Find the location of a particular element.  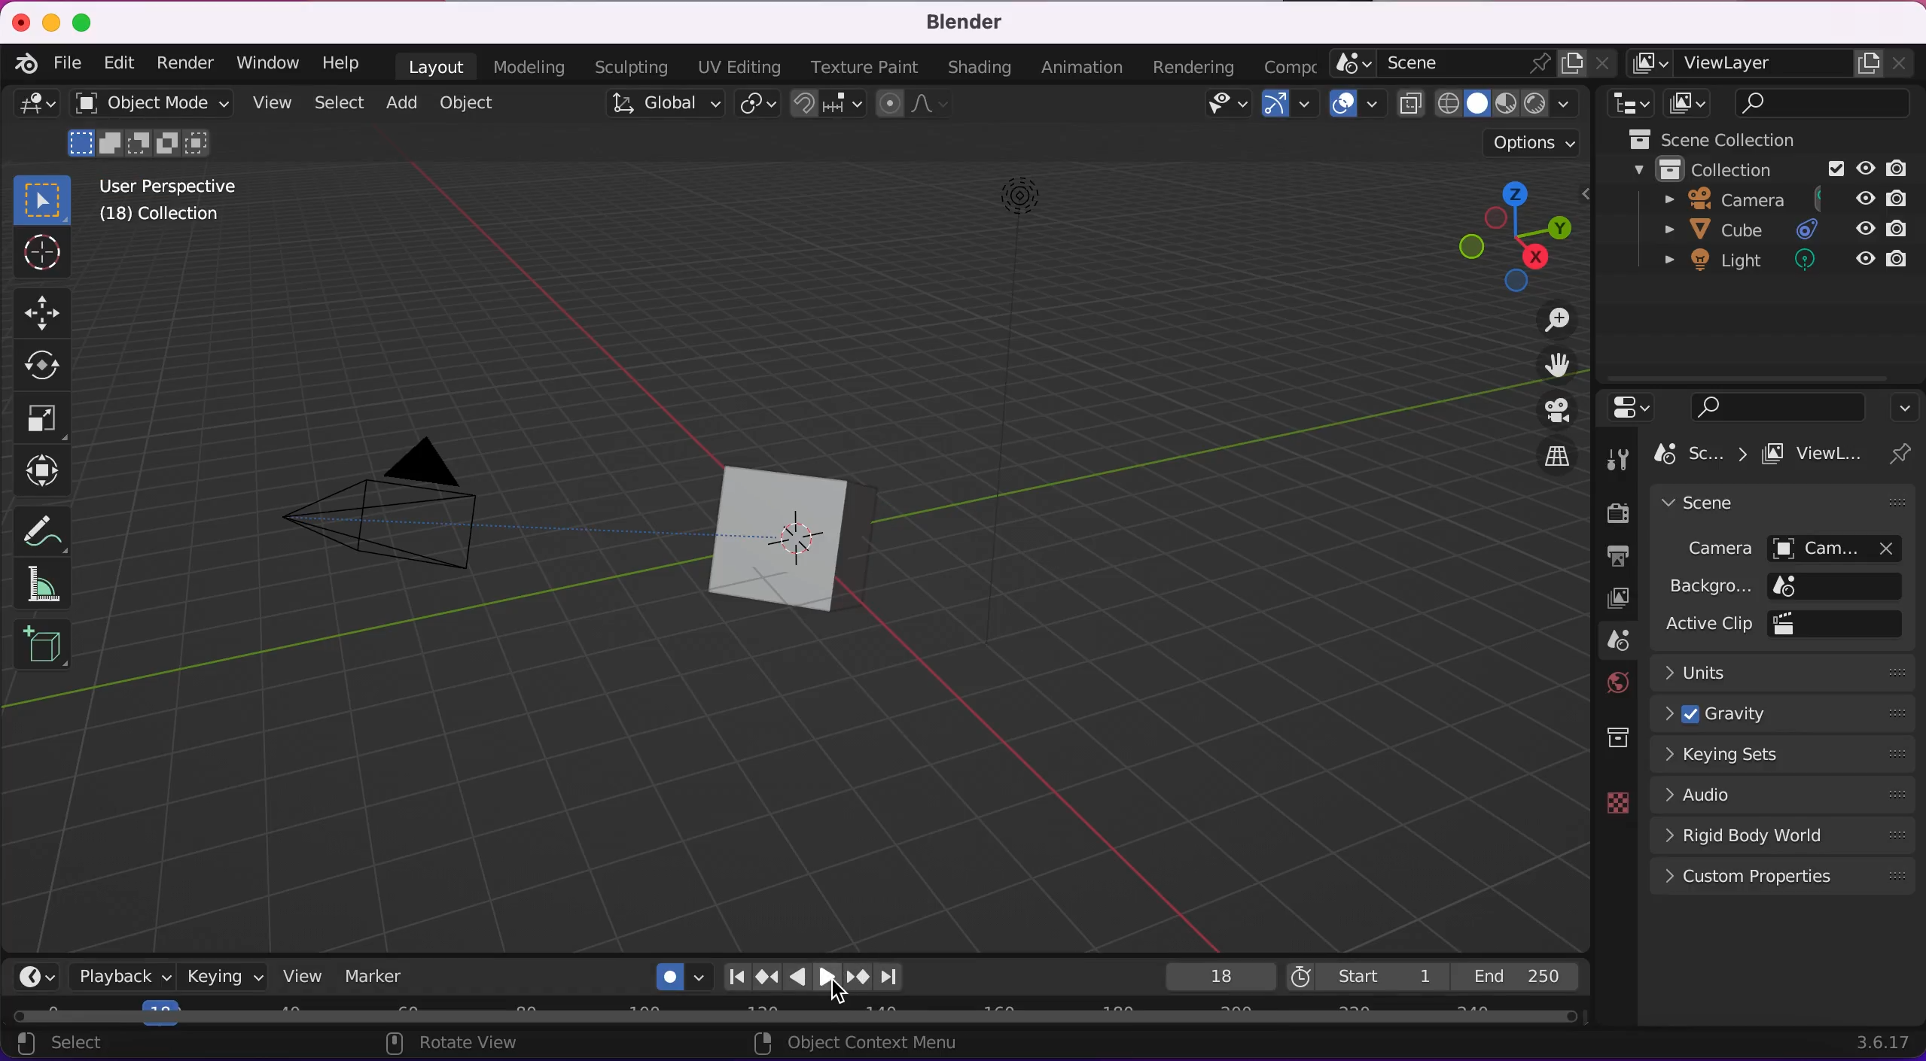

sculpting is located at coordinates (629, 68).